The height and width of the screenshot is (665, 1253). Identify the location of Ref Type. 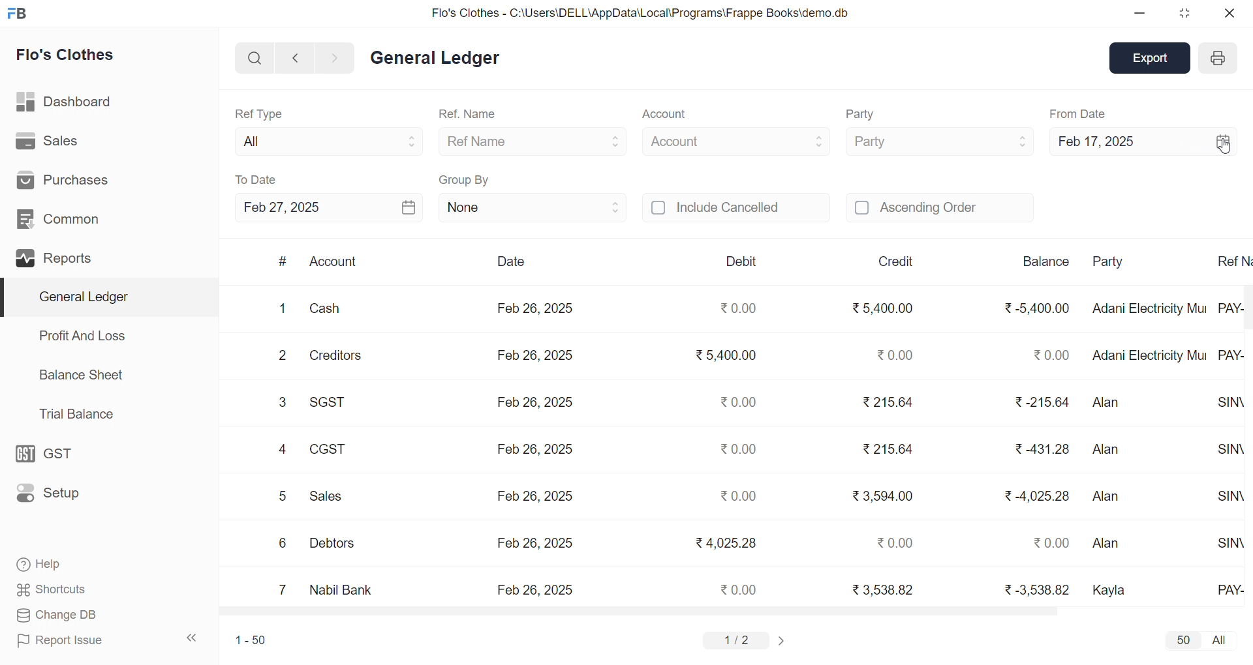
(258, 113).